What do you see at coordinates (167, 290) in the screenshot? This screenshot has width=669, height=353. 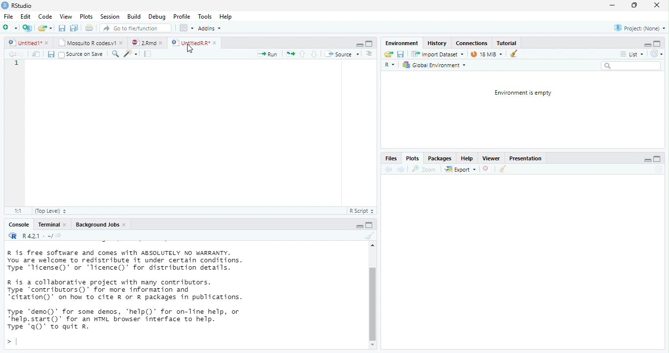 I see `R is free software and comes with ABSOLUTELY NO WARRANTY.
You are welcome to redistribute it under certain conditions.
Type 'Ticense()' or "Ticence()' for distribution details.

R is a collaborative project with many contributors.

Type contributors()’ for more information and

“citation()’ on how to cite R or R packages in publications.
Type "demo()’ for some demos, 'help()’ for on-Tine help, or
*help.start()’ for an HTML browser interface to help.

Type 'q()’ to quit R.` at bounding box center [167, 290].